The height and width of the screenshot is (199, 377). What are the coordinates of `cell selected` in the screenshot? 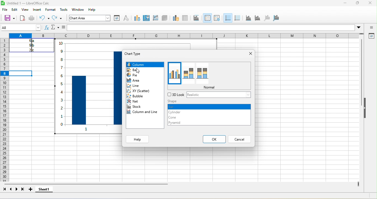 It's located at (22, 73).